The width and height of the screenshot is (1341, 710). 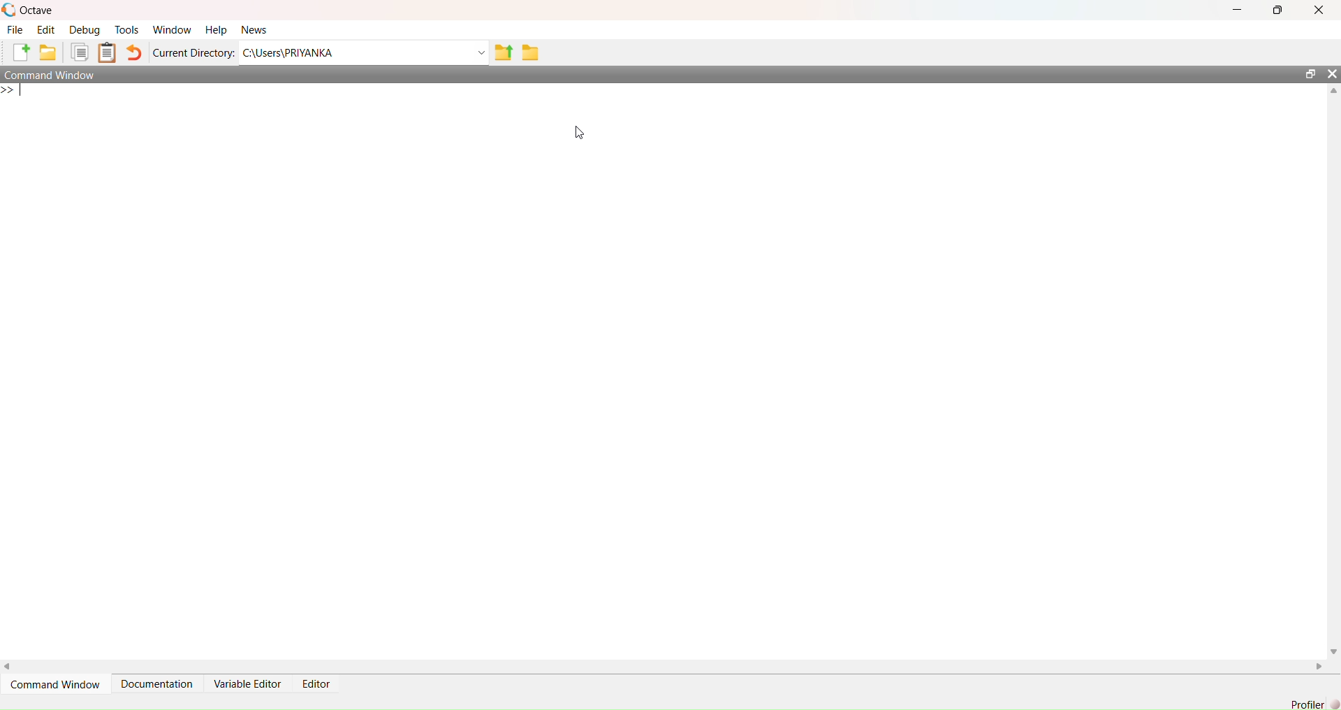 What do you see at coordinates (216, 29) in the screenshot?
I see `Help` at bounding box center [216, 29].